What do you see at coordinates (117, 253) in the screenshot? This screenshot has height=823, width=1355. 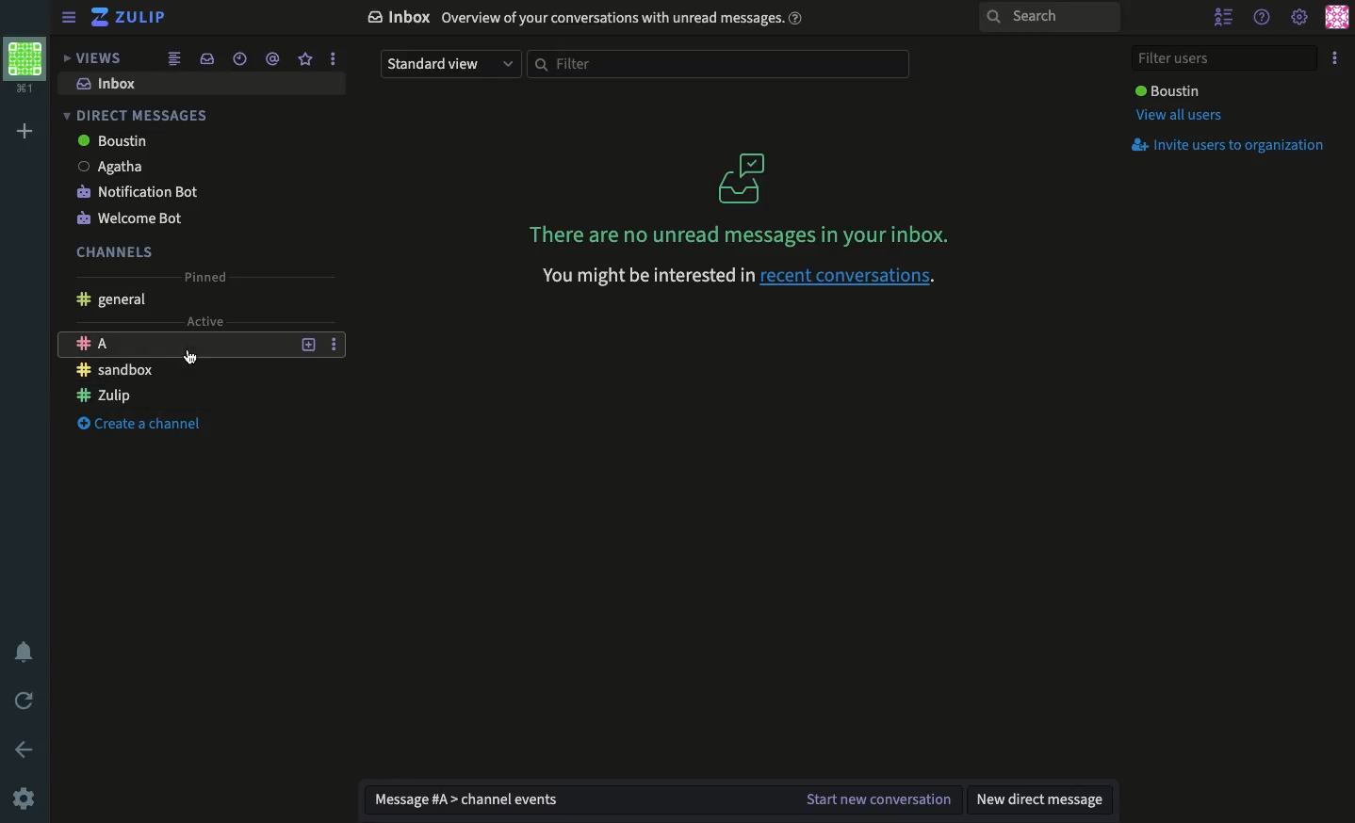 I see `Channels` at bounding box center [117, 253].